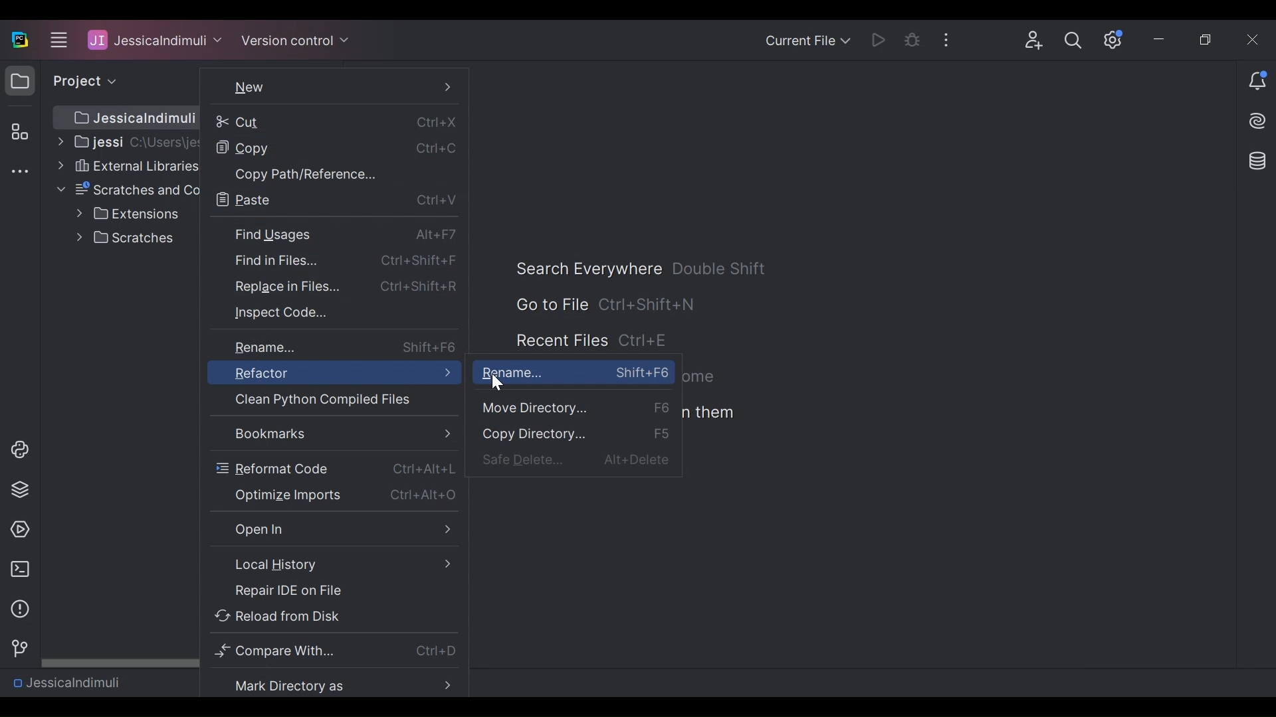 The image size is (1276, 717). What do you see at coordinates (128, 190) in the screenshot?
I see `Scratches and Console File` at bounding box center [128, 190].